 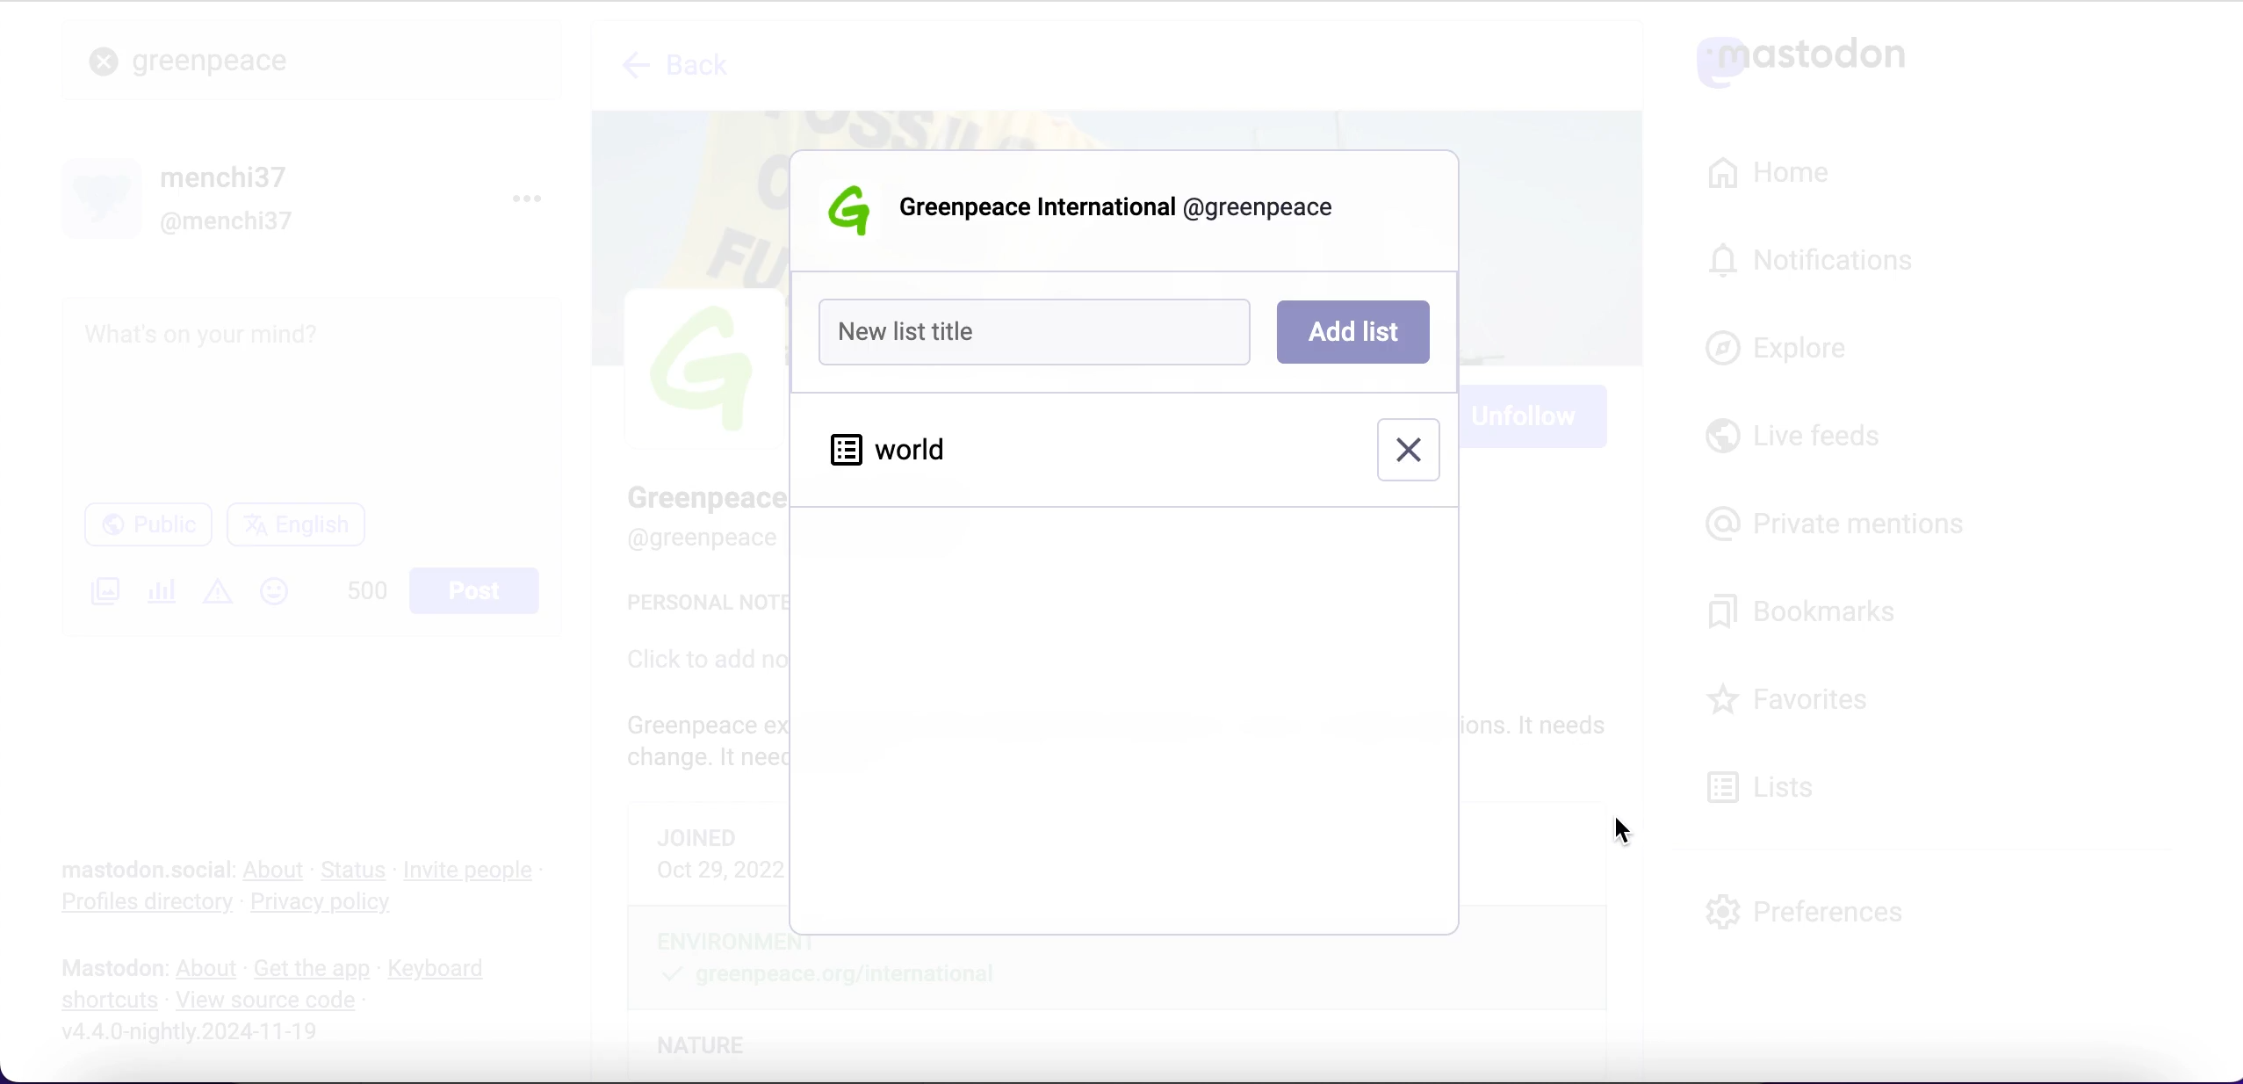 I want to click on add a poll, so click(x=160, y=597).